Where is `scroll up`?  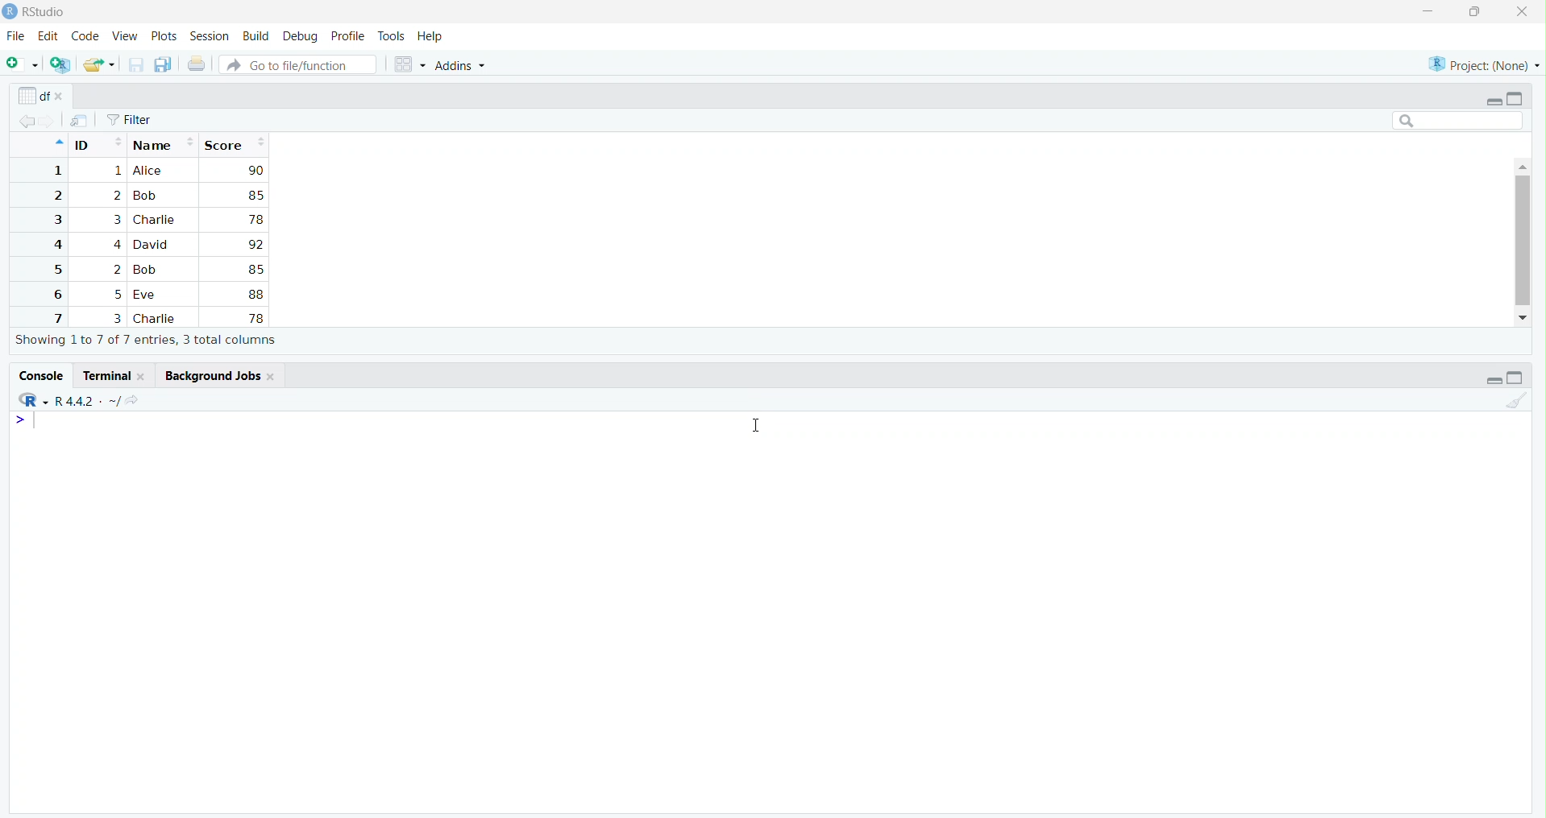 scroll up is located at coordinates (1522, 165).